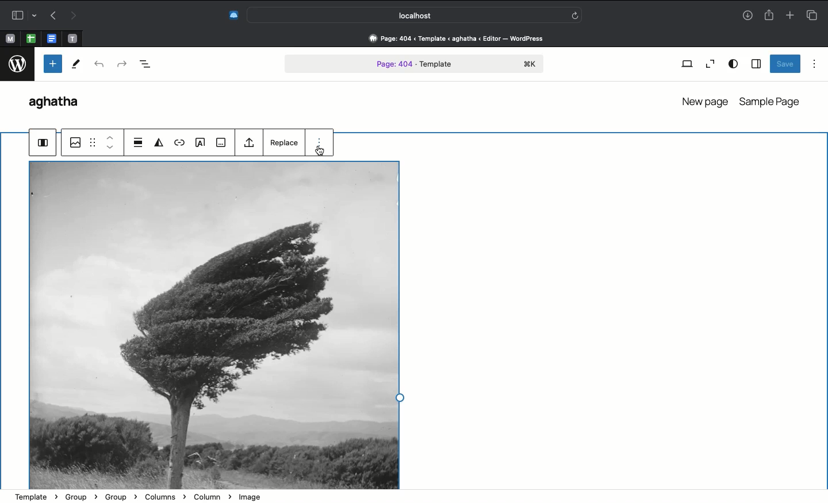 The height and width of the screenshot is (503, 828). I want to click on Tabs, so click(815, 14).